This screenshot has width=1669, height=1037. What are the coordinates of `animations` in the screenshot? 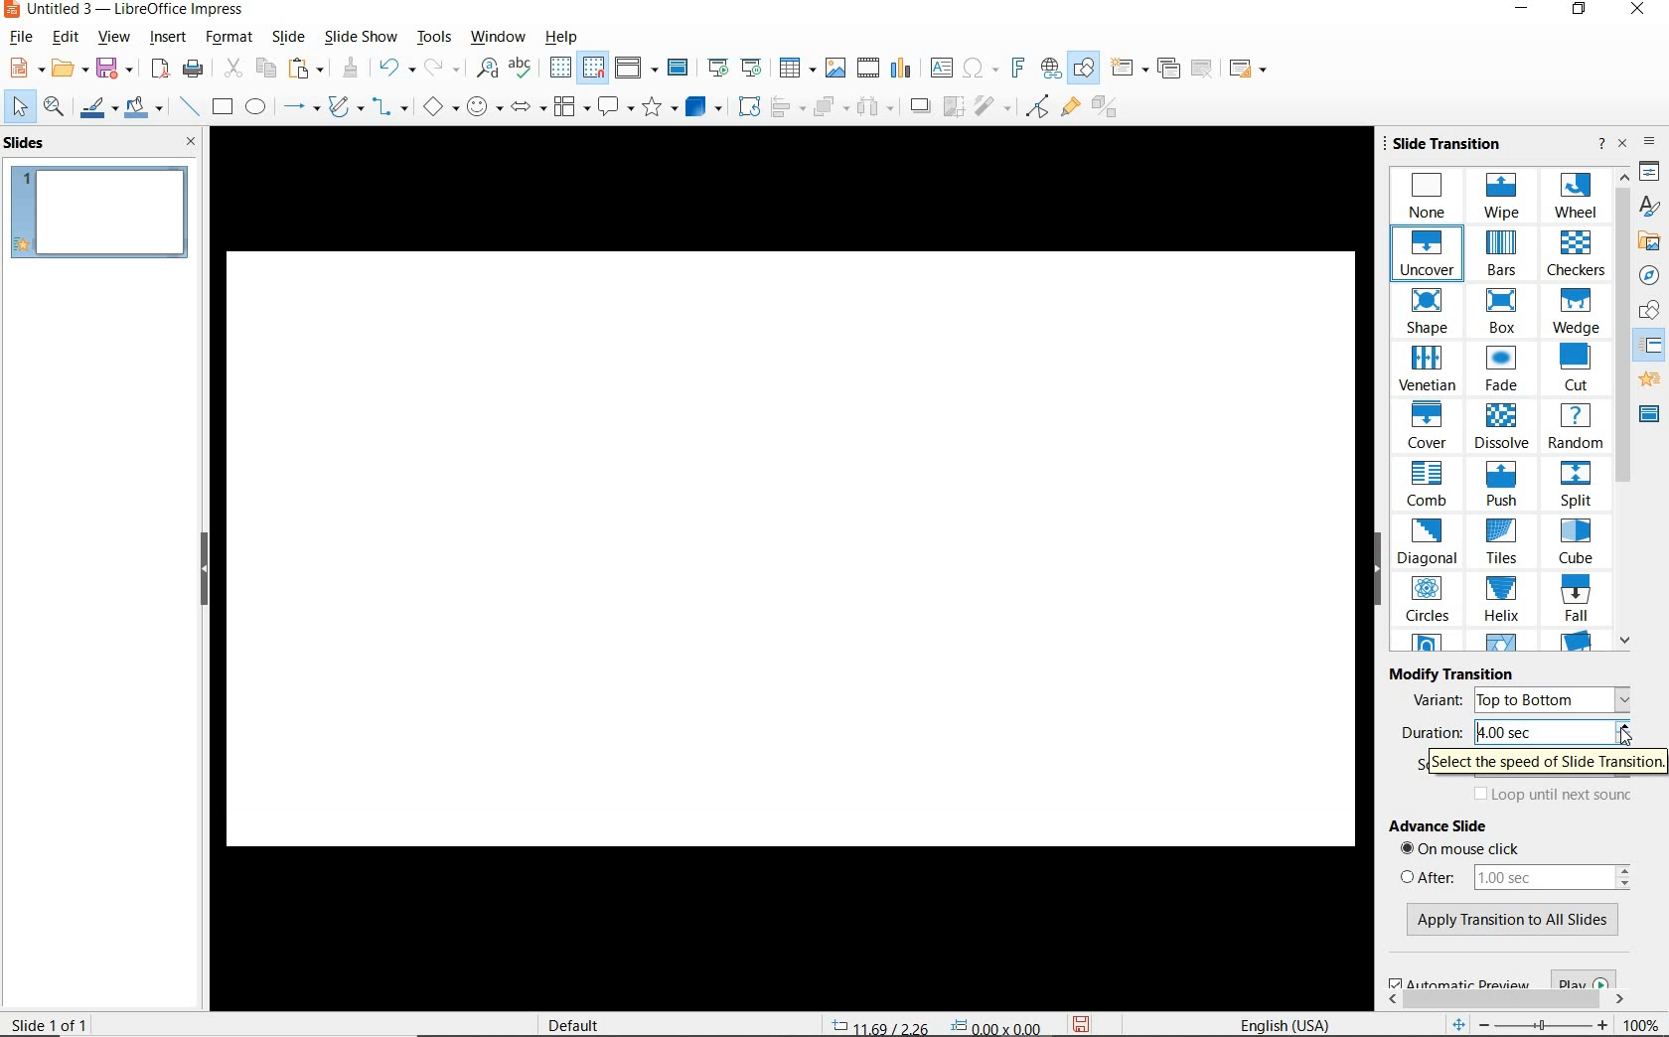 It's located at (1649, 380).